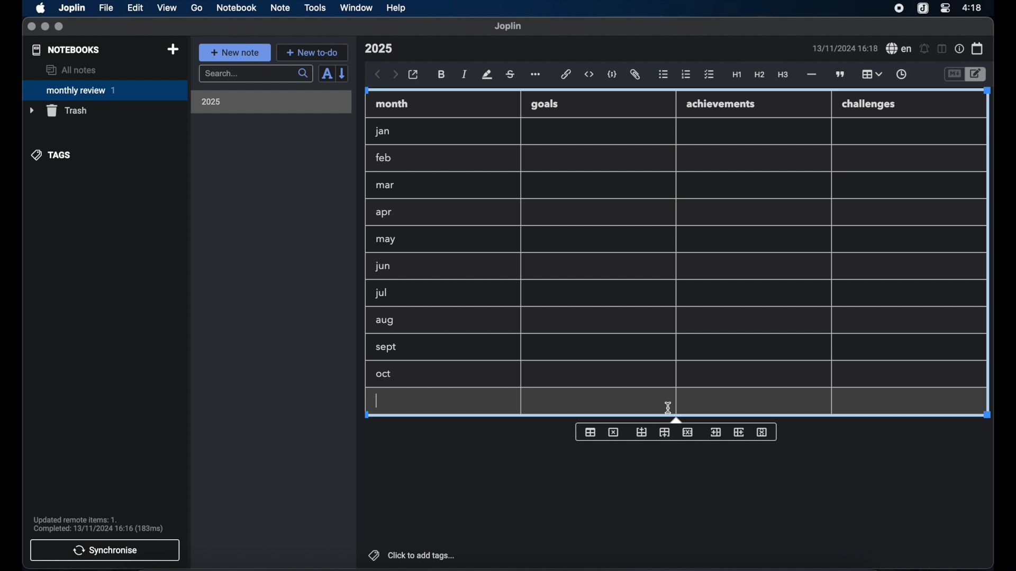  I want to click on text cursor, so click(377, 400).